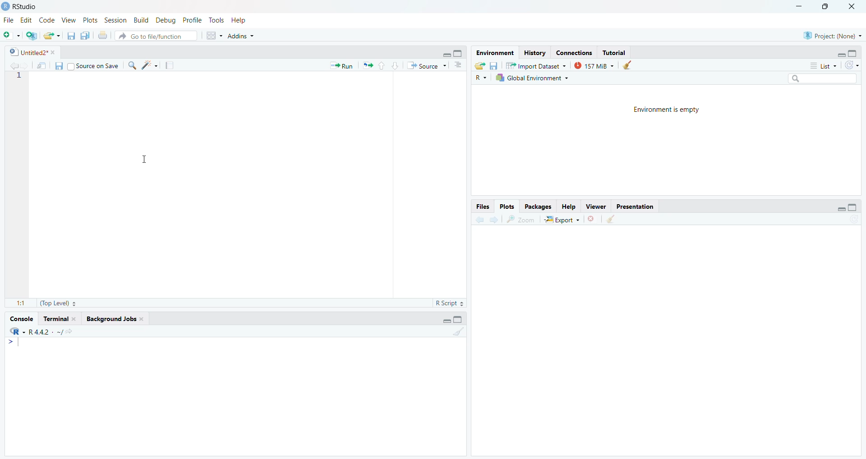 Image resolution: width=866 pixels, height=459 pixels. Describe the element at coordinates (170, 64) in the screenshot. I see `compile report` at that location.